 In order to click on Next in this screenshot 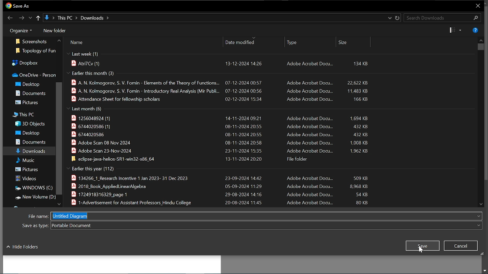, I will do `click(21, 18)`.